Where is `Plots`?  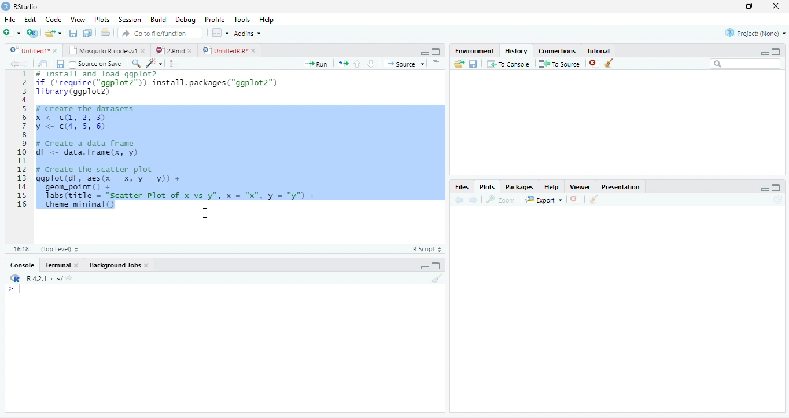
Plots is located at coordinates (487, 186).